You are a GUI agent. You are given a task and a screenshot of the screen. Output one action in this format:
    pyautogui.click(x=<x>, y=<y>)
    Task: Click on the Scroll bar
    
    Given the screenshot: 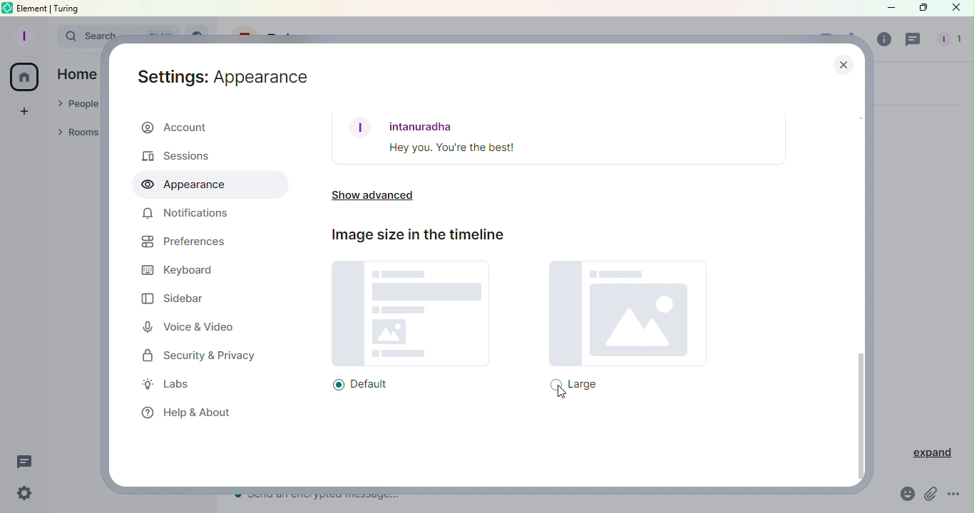 What is the action you would take?
    pyautogui.click(x=862, y=289)
    